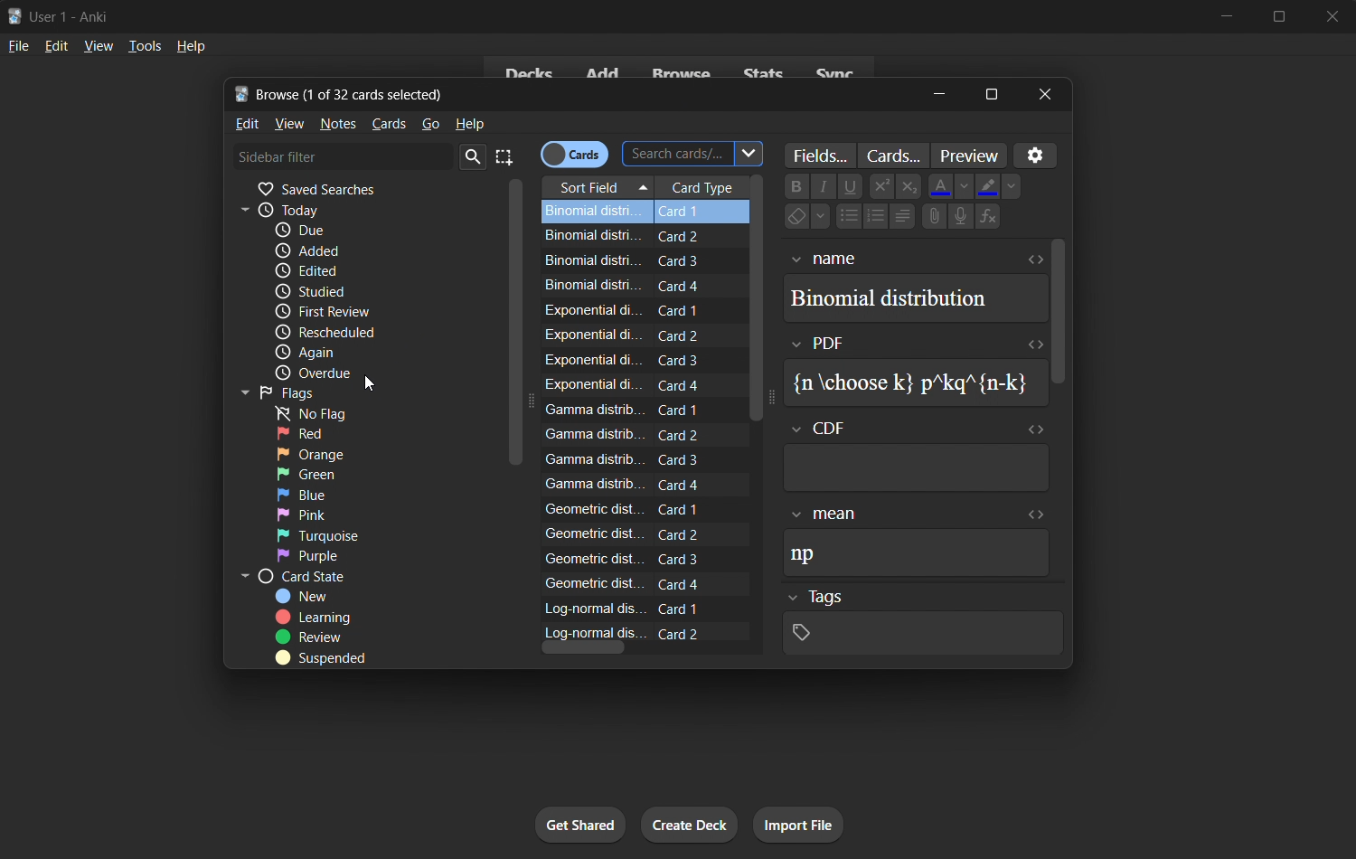  Describe the element at coordinates (598, 70) in the screenshot. I see `` at that location.